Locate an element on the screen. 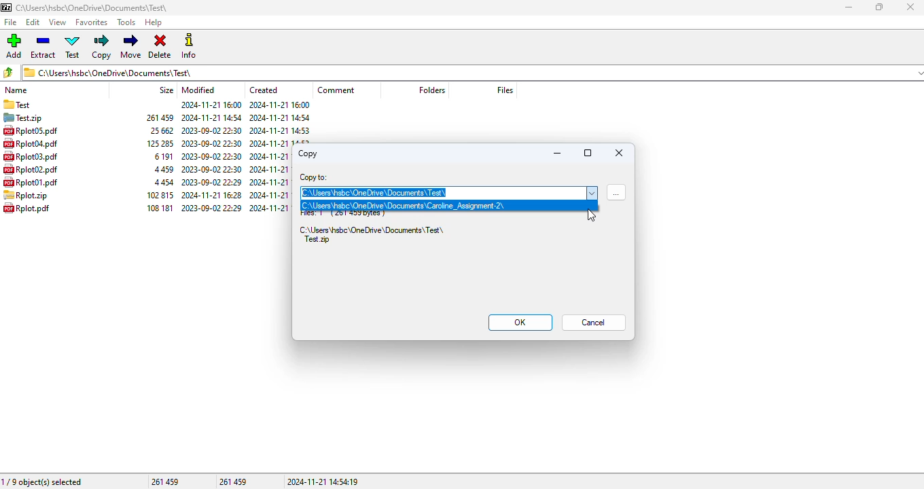  created is located at coordinates (264, 89).